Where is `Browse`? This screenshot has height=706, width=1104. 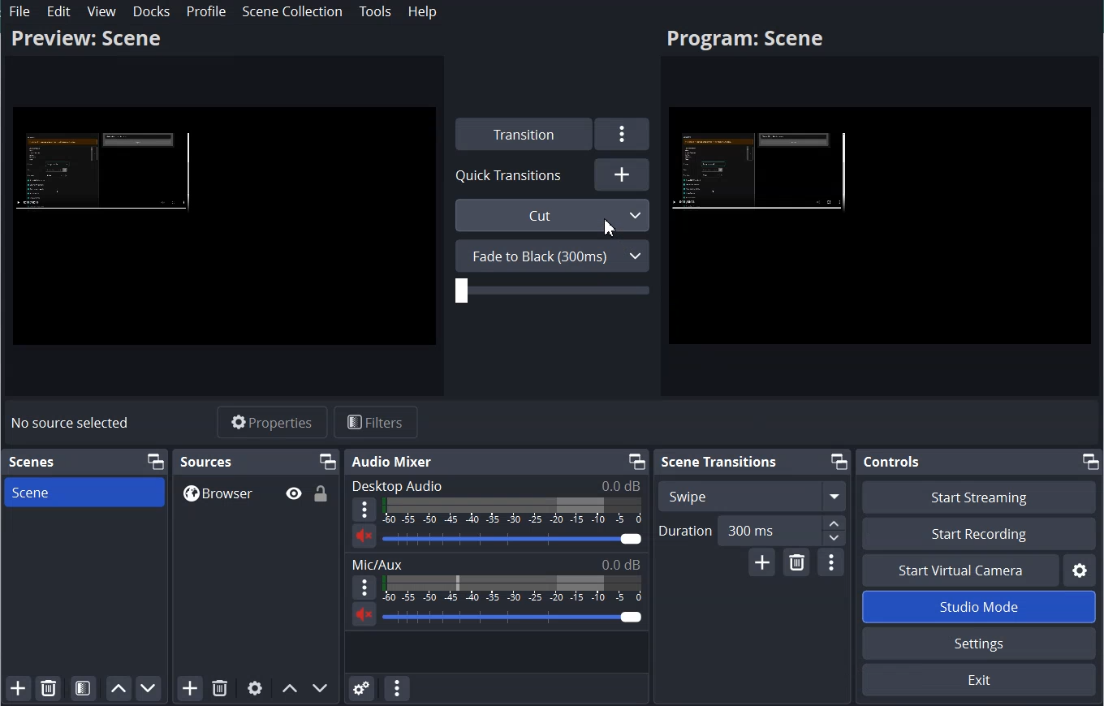 Browse is located at coordinates (256, 493).